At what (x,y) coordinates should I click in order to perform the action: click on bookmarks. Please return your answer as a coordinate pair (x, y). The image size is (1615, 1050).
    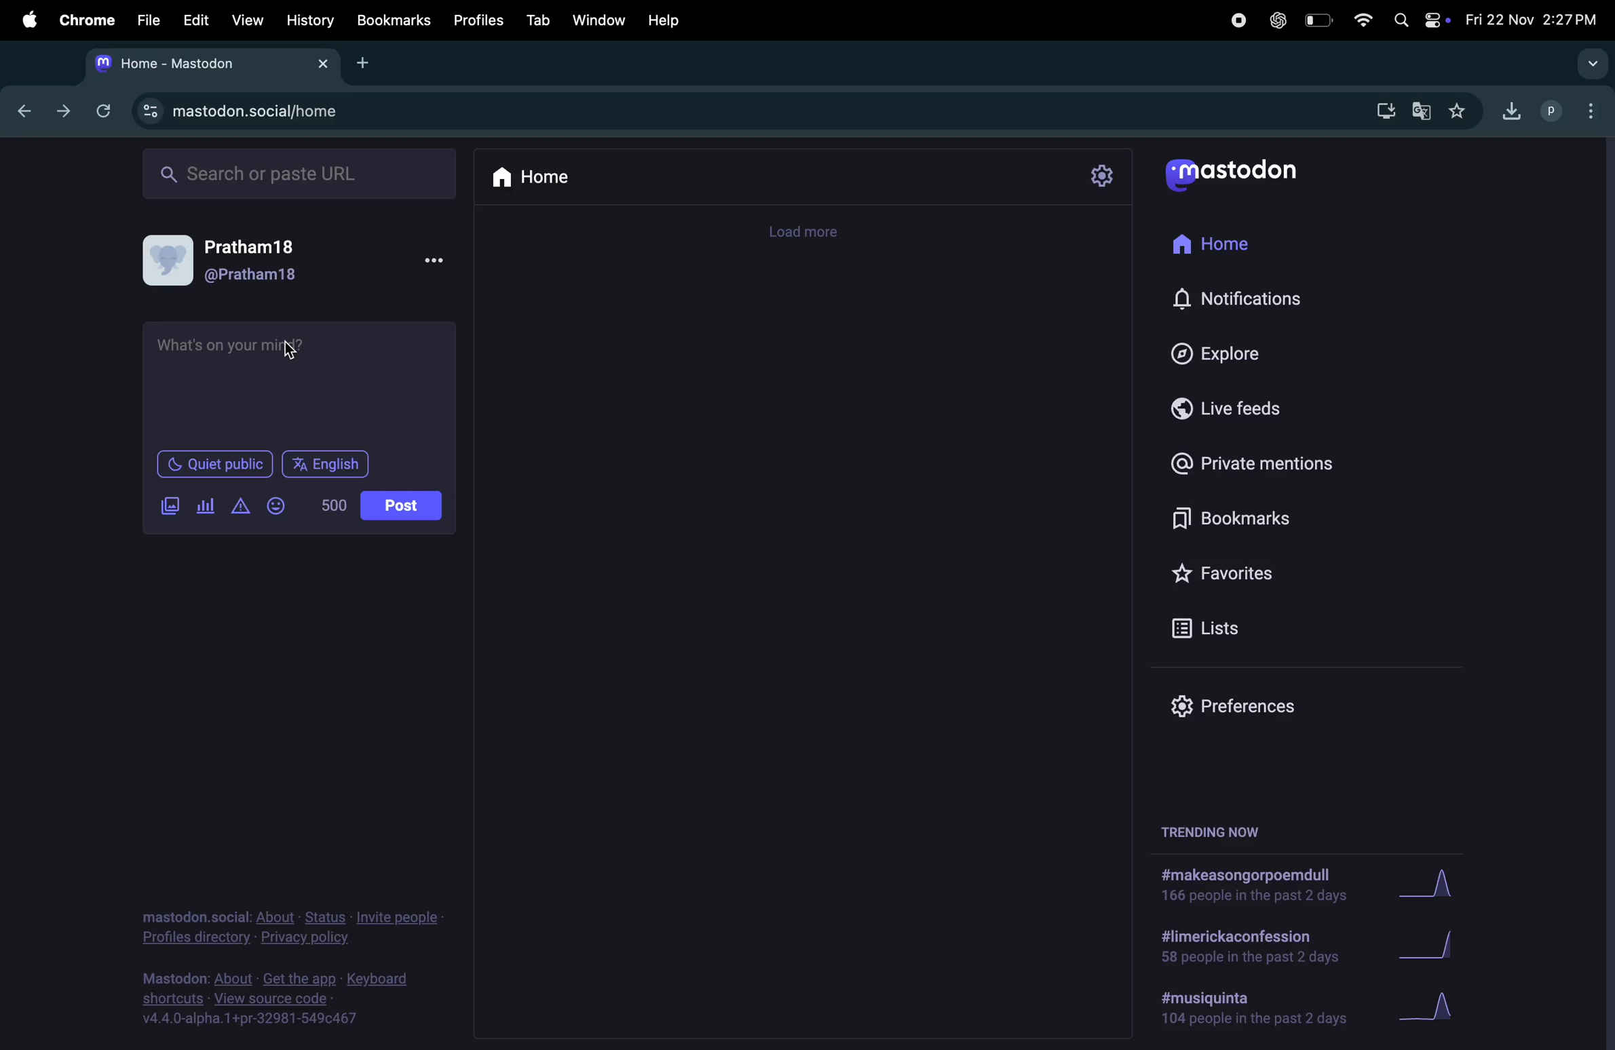
    Looking at the image, I should click on (1274, 515).